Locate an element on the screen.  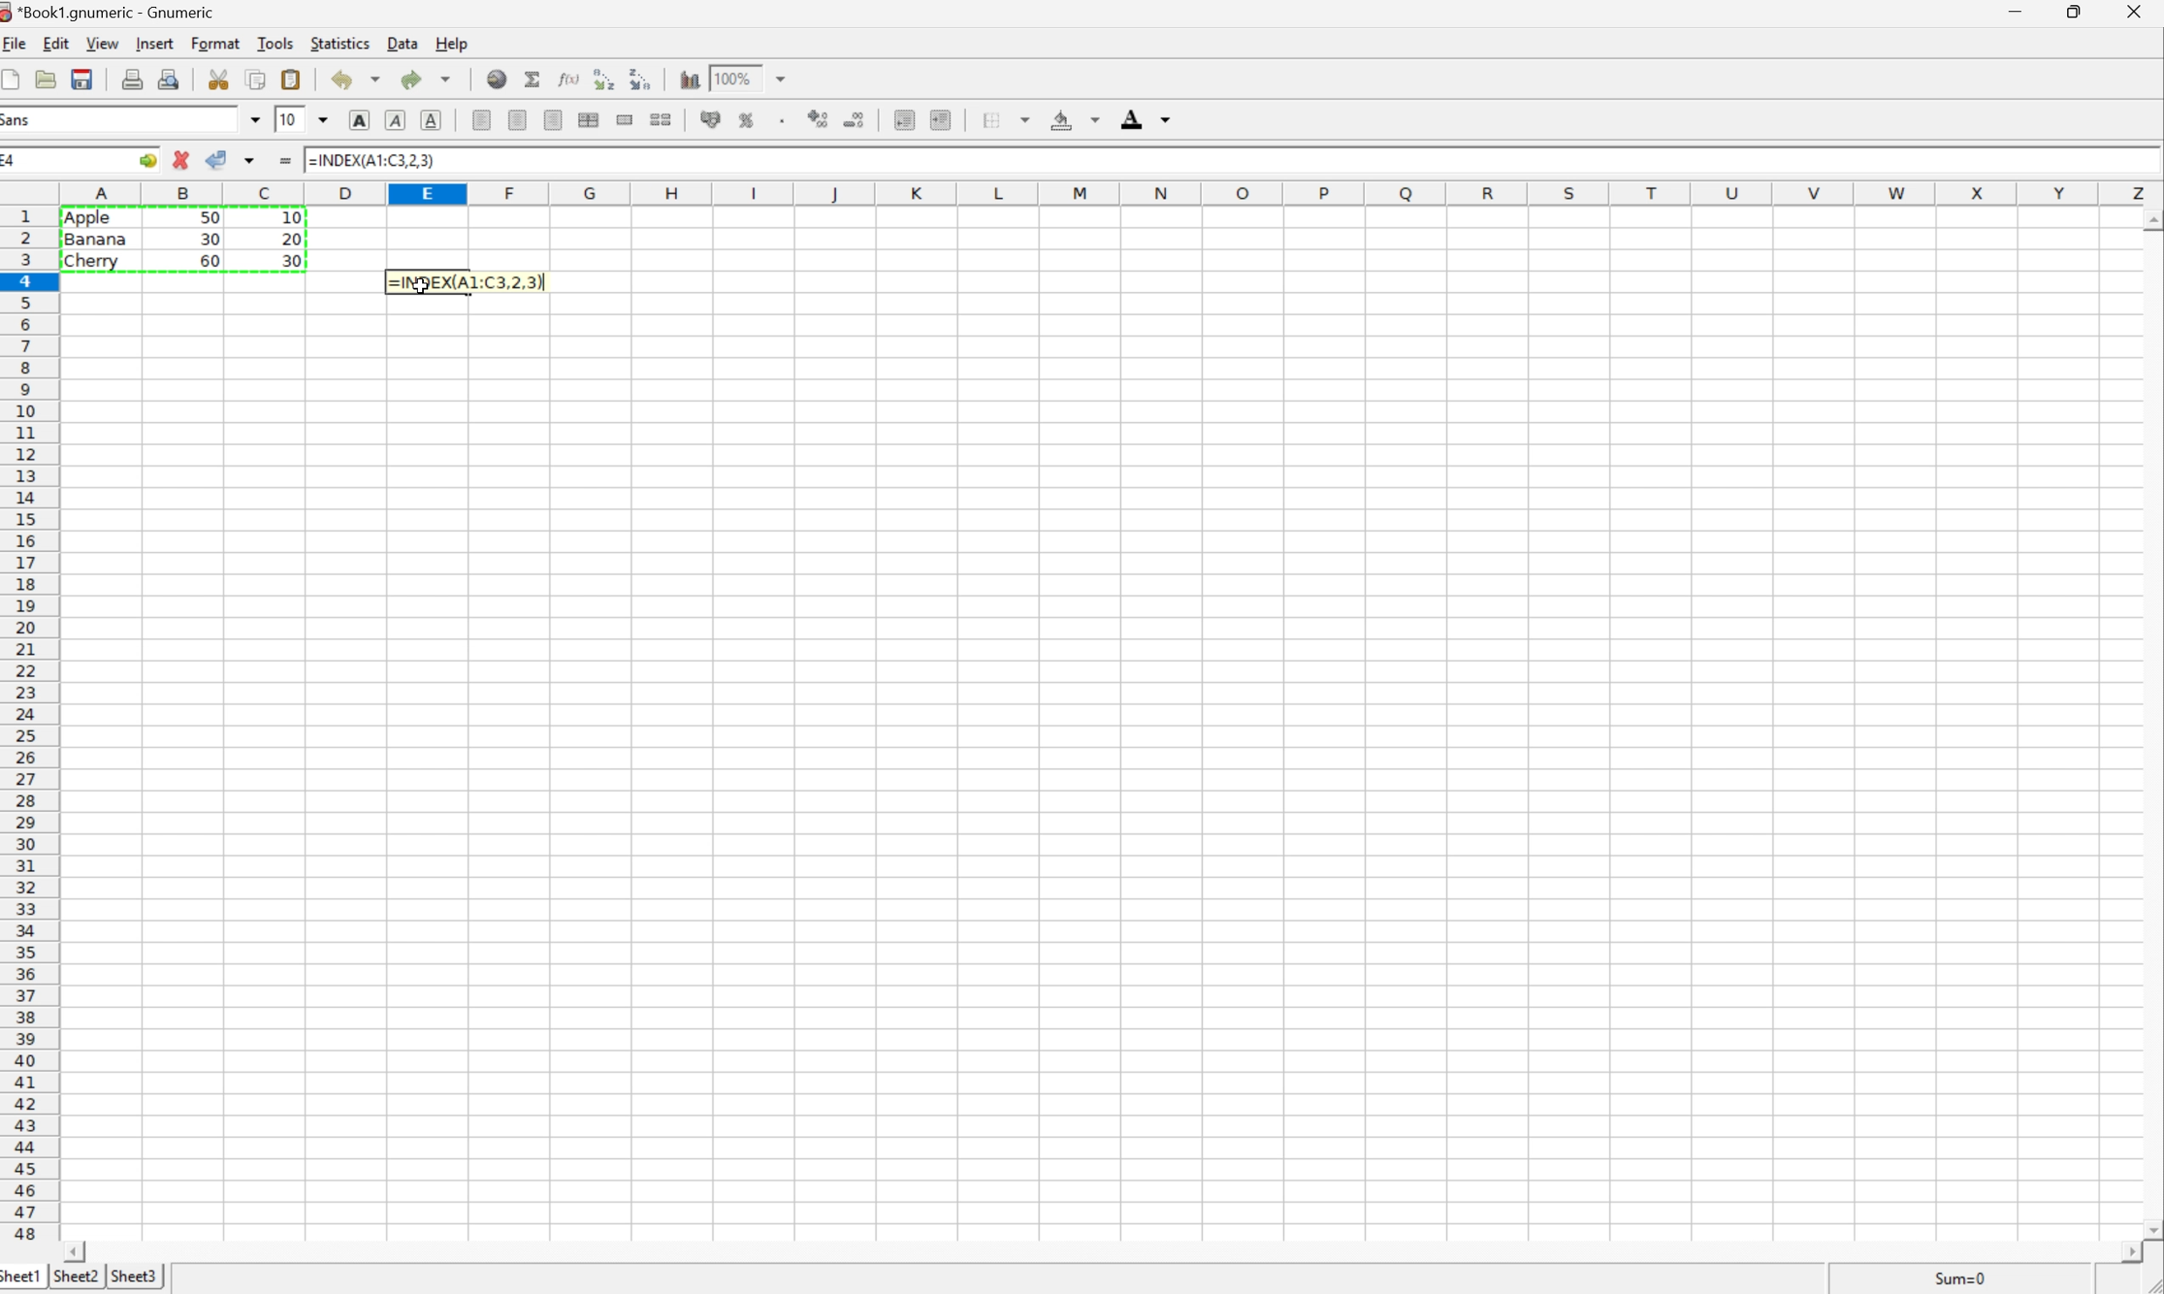
column names is located at coordinates (1102, 194).